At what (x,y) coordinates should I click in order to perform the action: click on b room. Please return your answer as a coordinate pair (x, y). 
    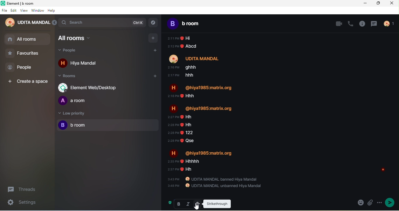
    Looking at the image, I should click on (108, 126).